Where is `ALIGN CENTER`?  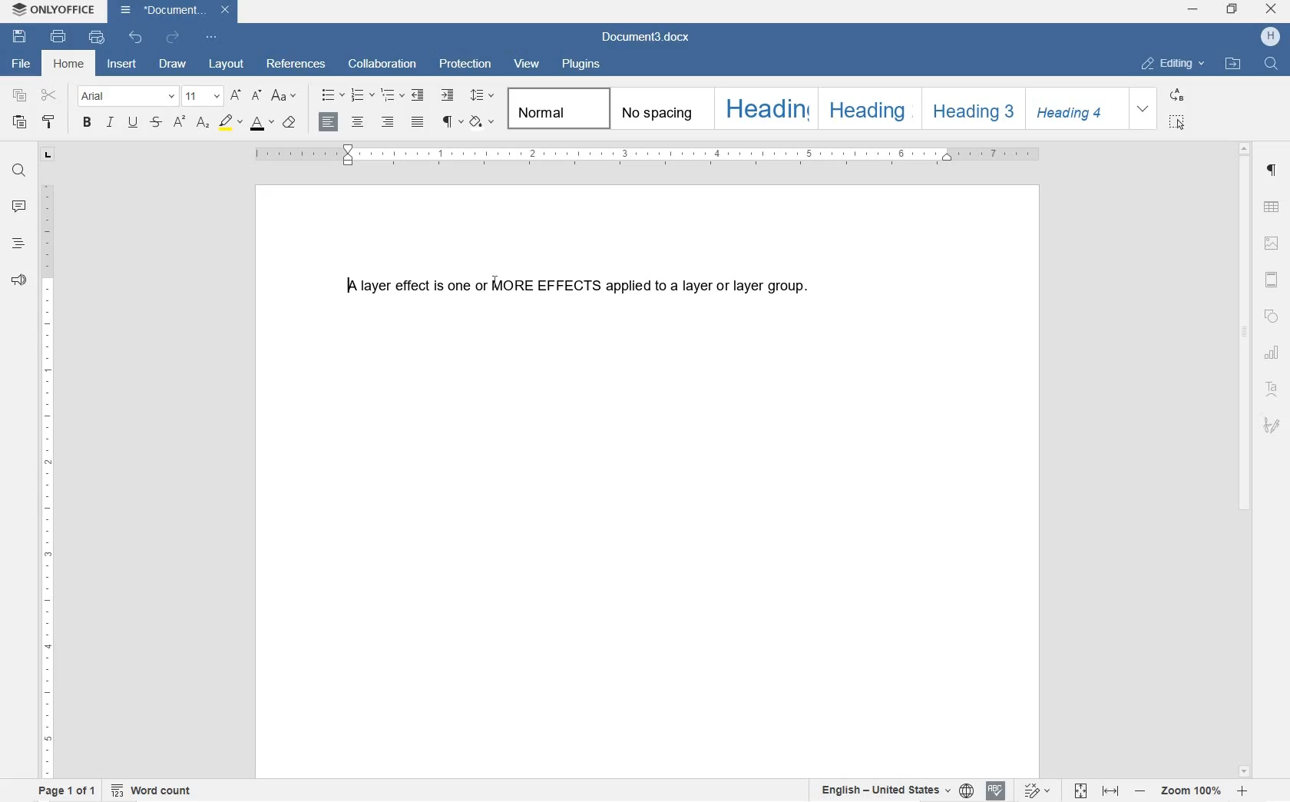 ALIGN CENTER is located at coordinates (357, 123).